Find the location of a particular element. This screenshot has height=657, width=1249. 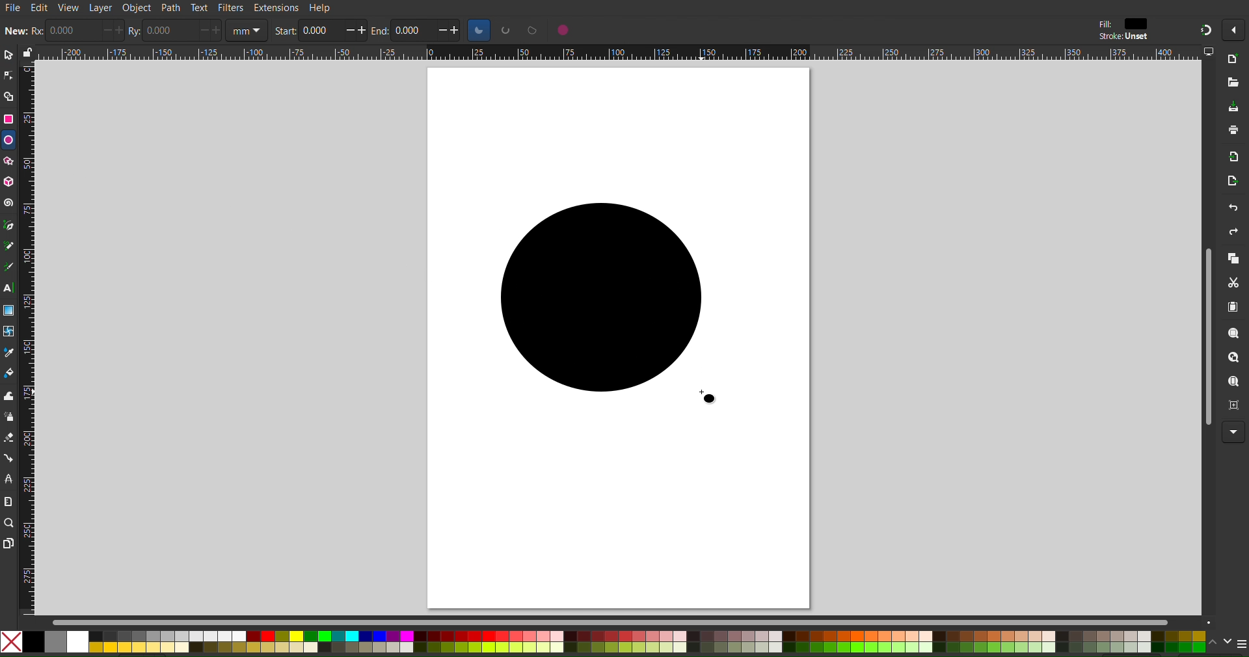

Redo is located at coordinates (1233, 232).